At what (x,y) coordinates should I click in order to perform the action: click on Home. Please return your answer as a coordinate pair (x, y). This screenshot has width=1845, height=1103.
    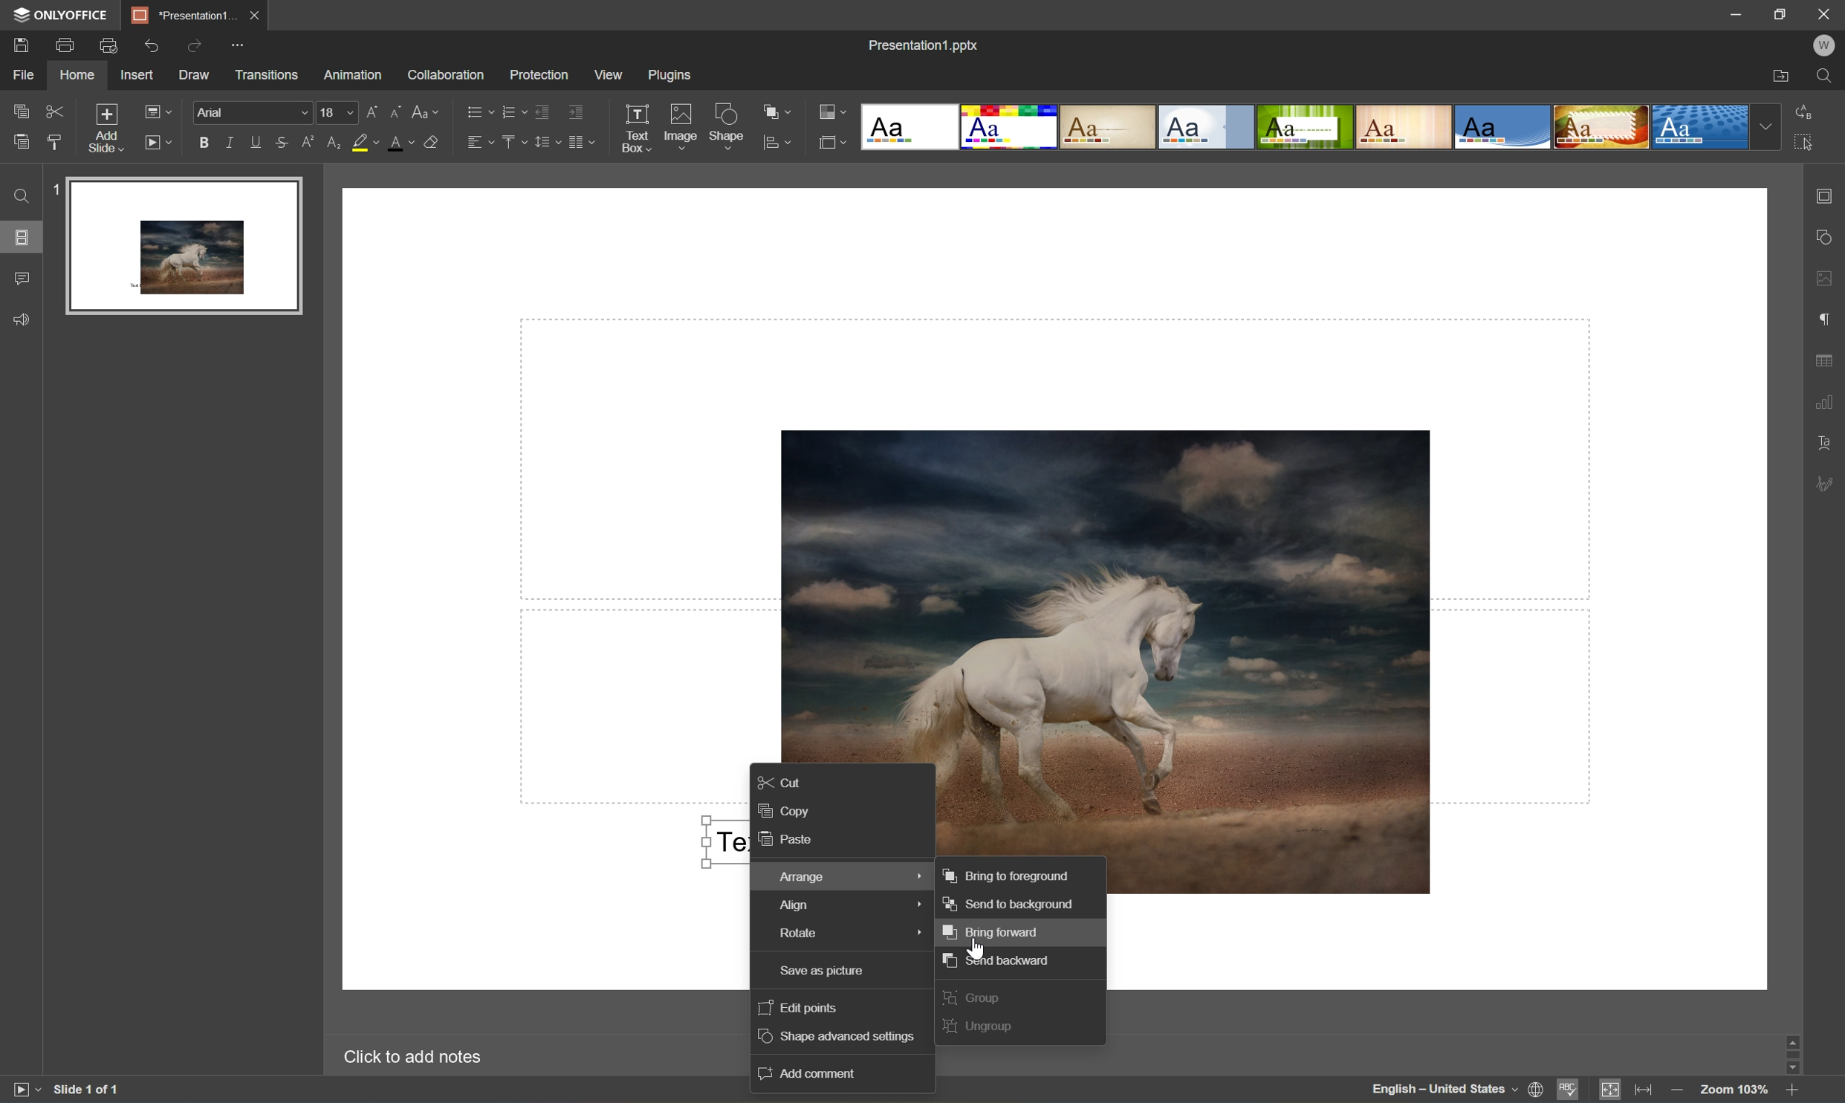
    Looking at the image, I should click on (79, 76).